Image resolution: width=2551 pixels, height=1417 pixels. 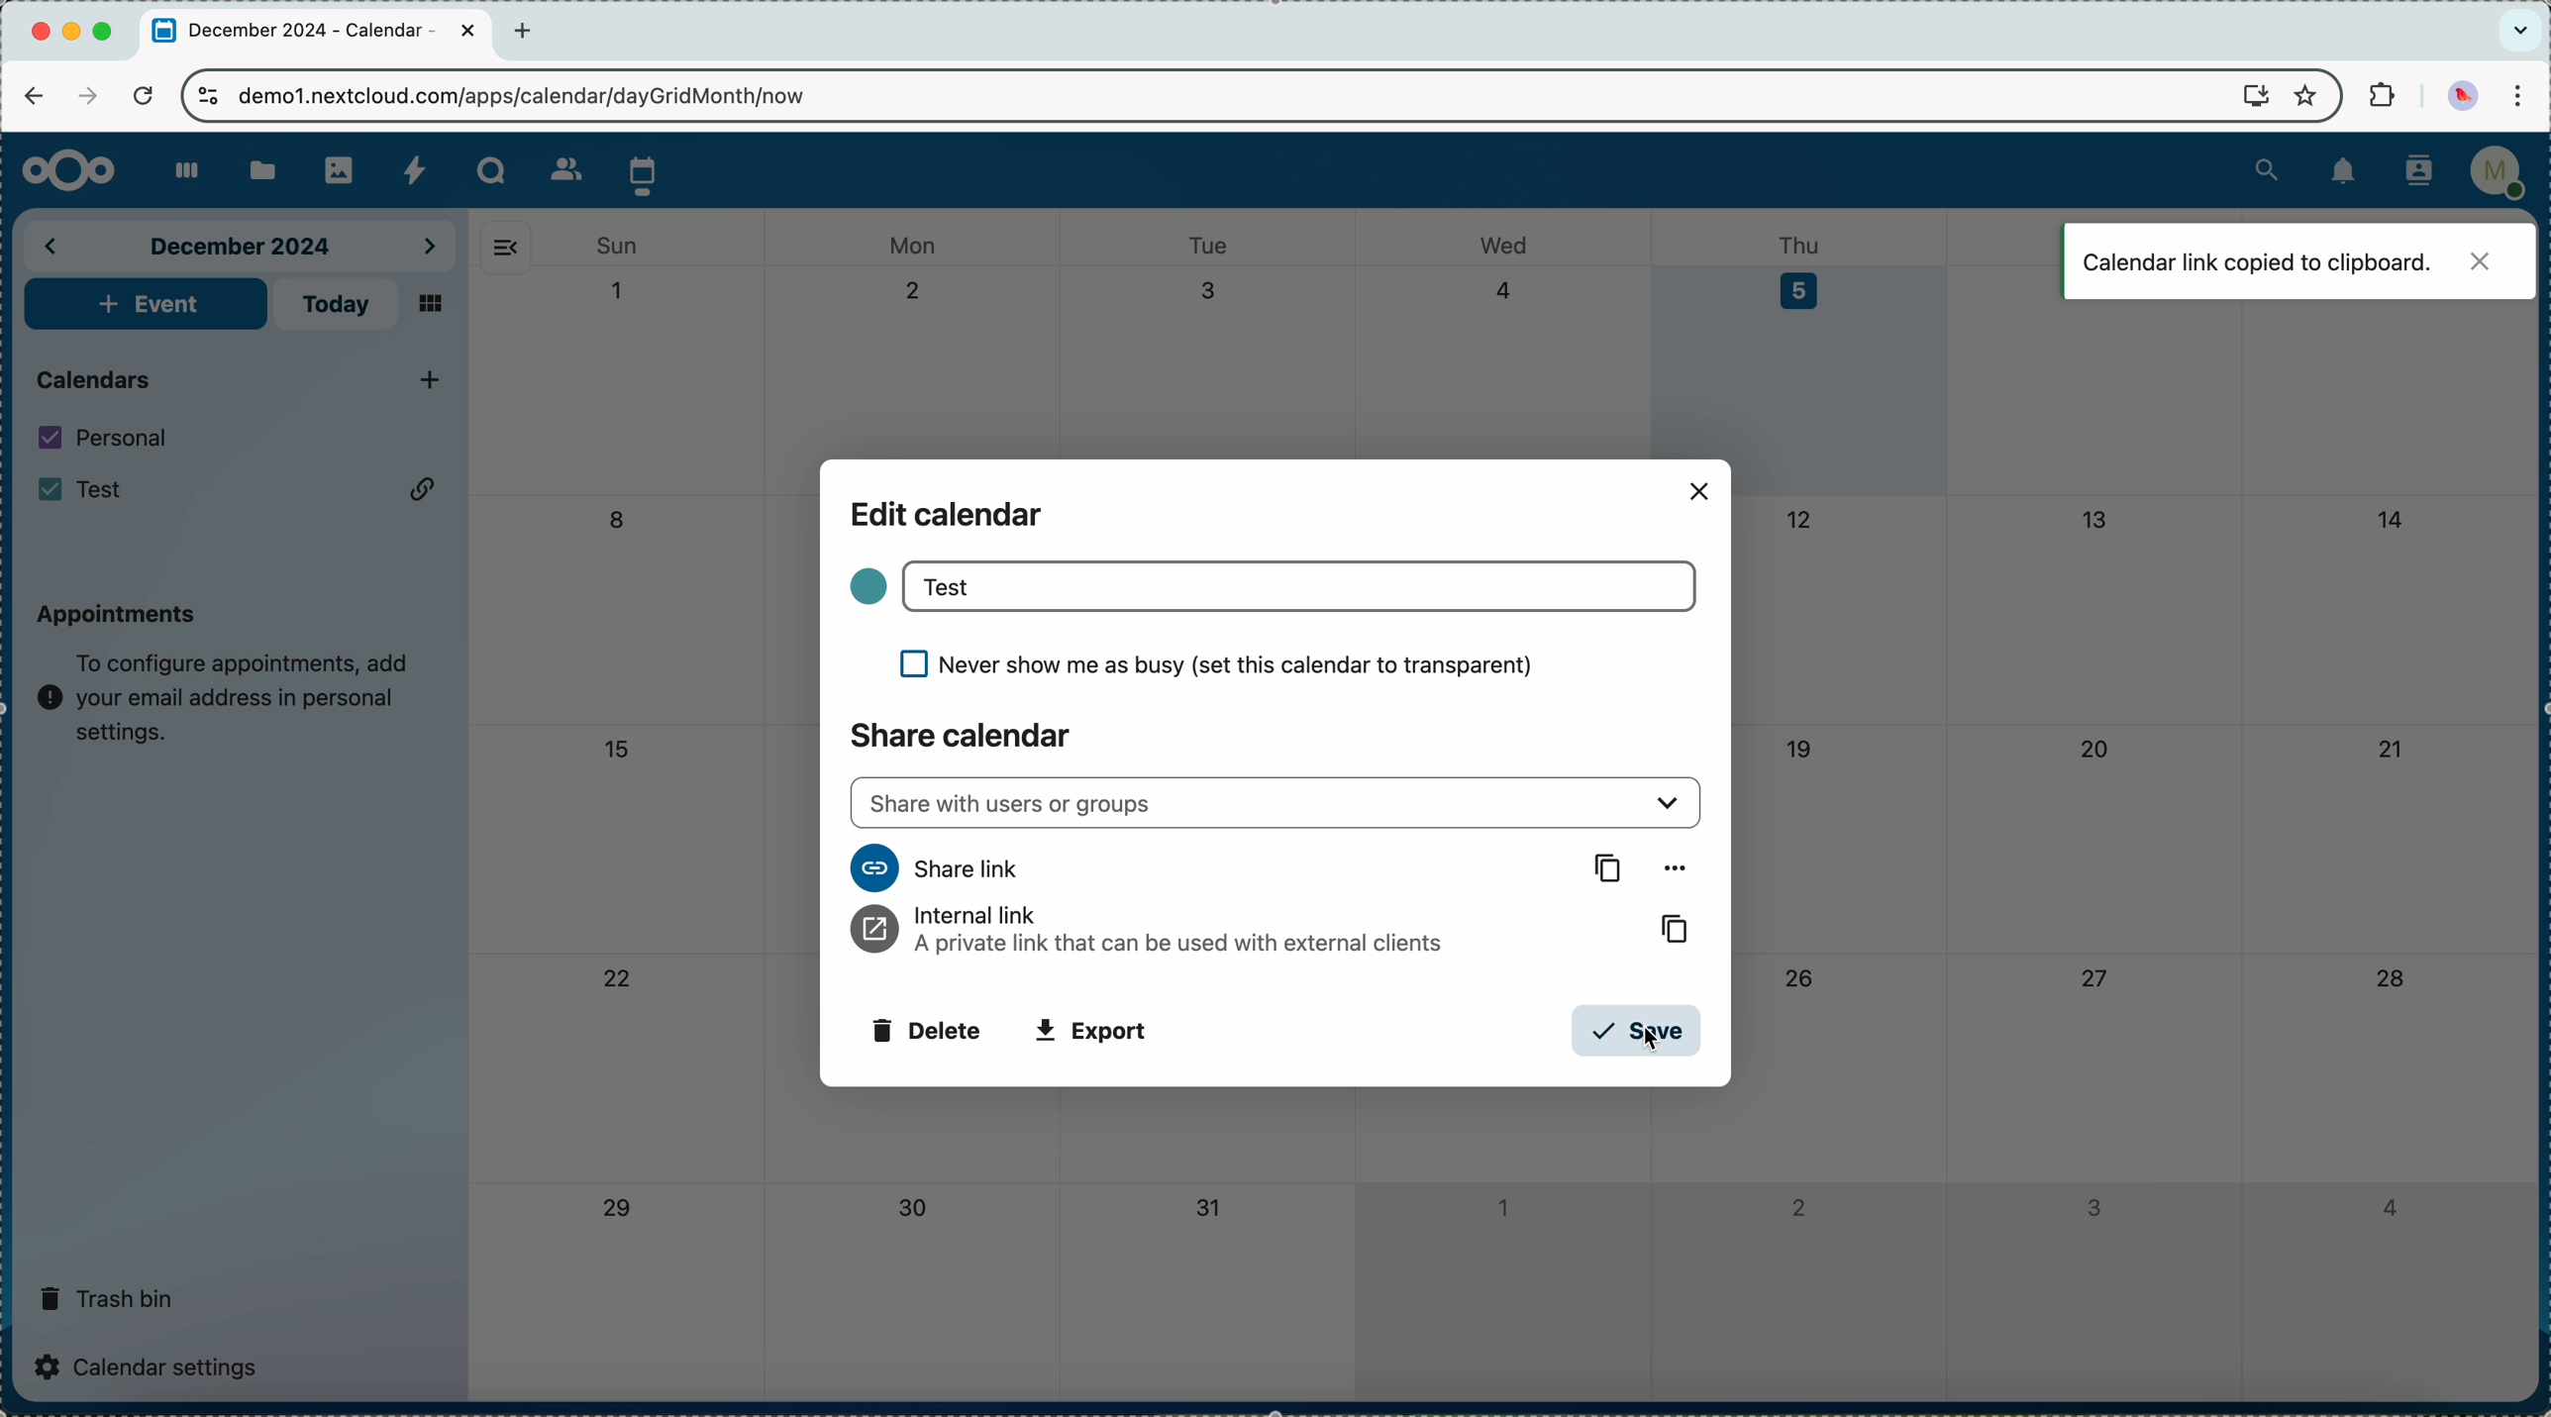 I want to click on 2, so click(x=921, y=292).